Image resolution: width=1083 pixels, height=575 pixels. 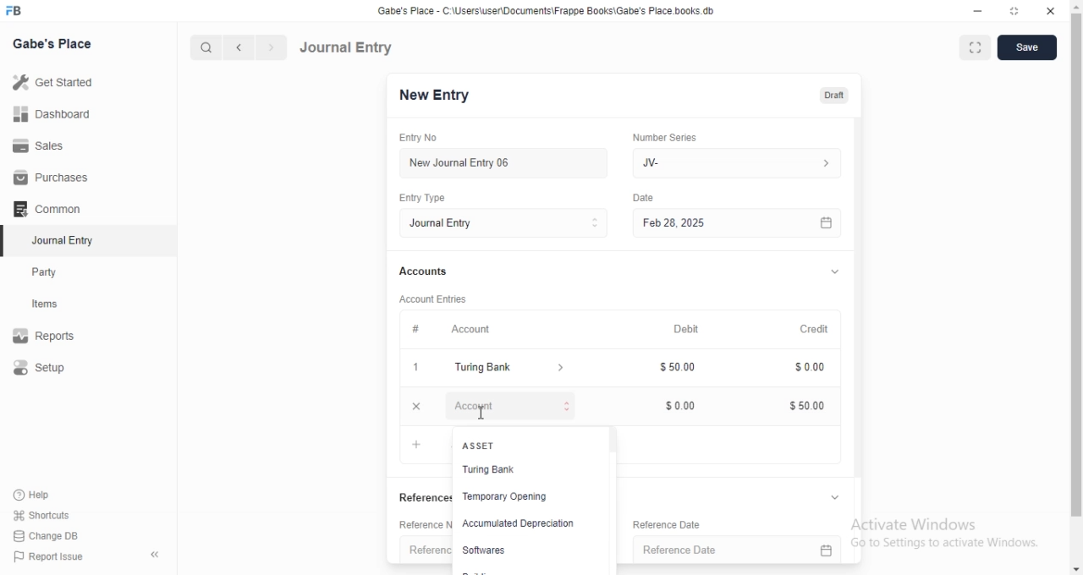 I want to click on close, so click(x=1051, y=12).